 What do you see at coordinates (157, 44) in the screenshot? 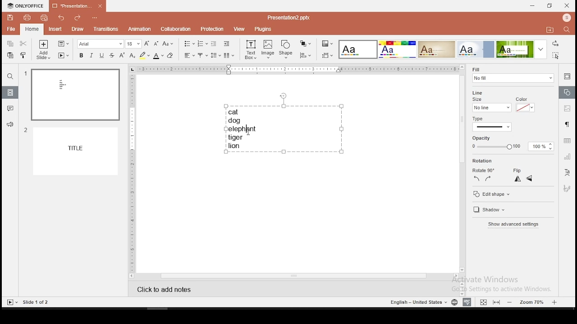
I see `decrease font size` at bounding box center [157, 44].